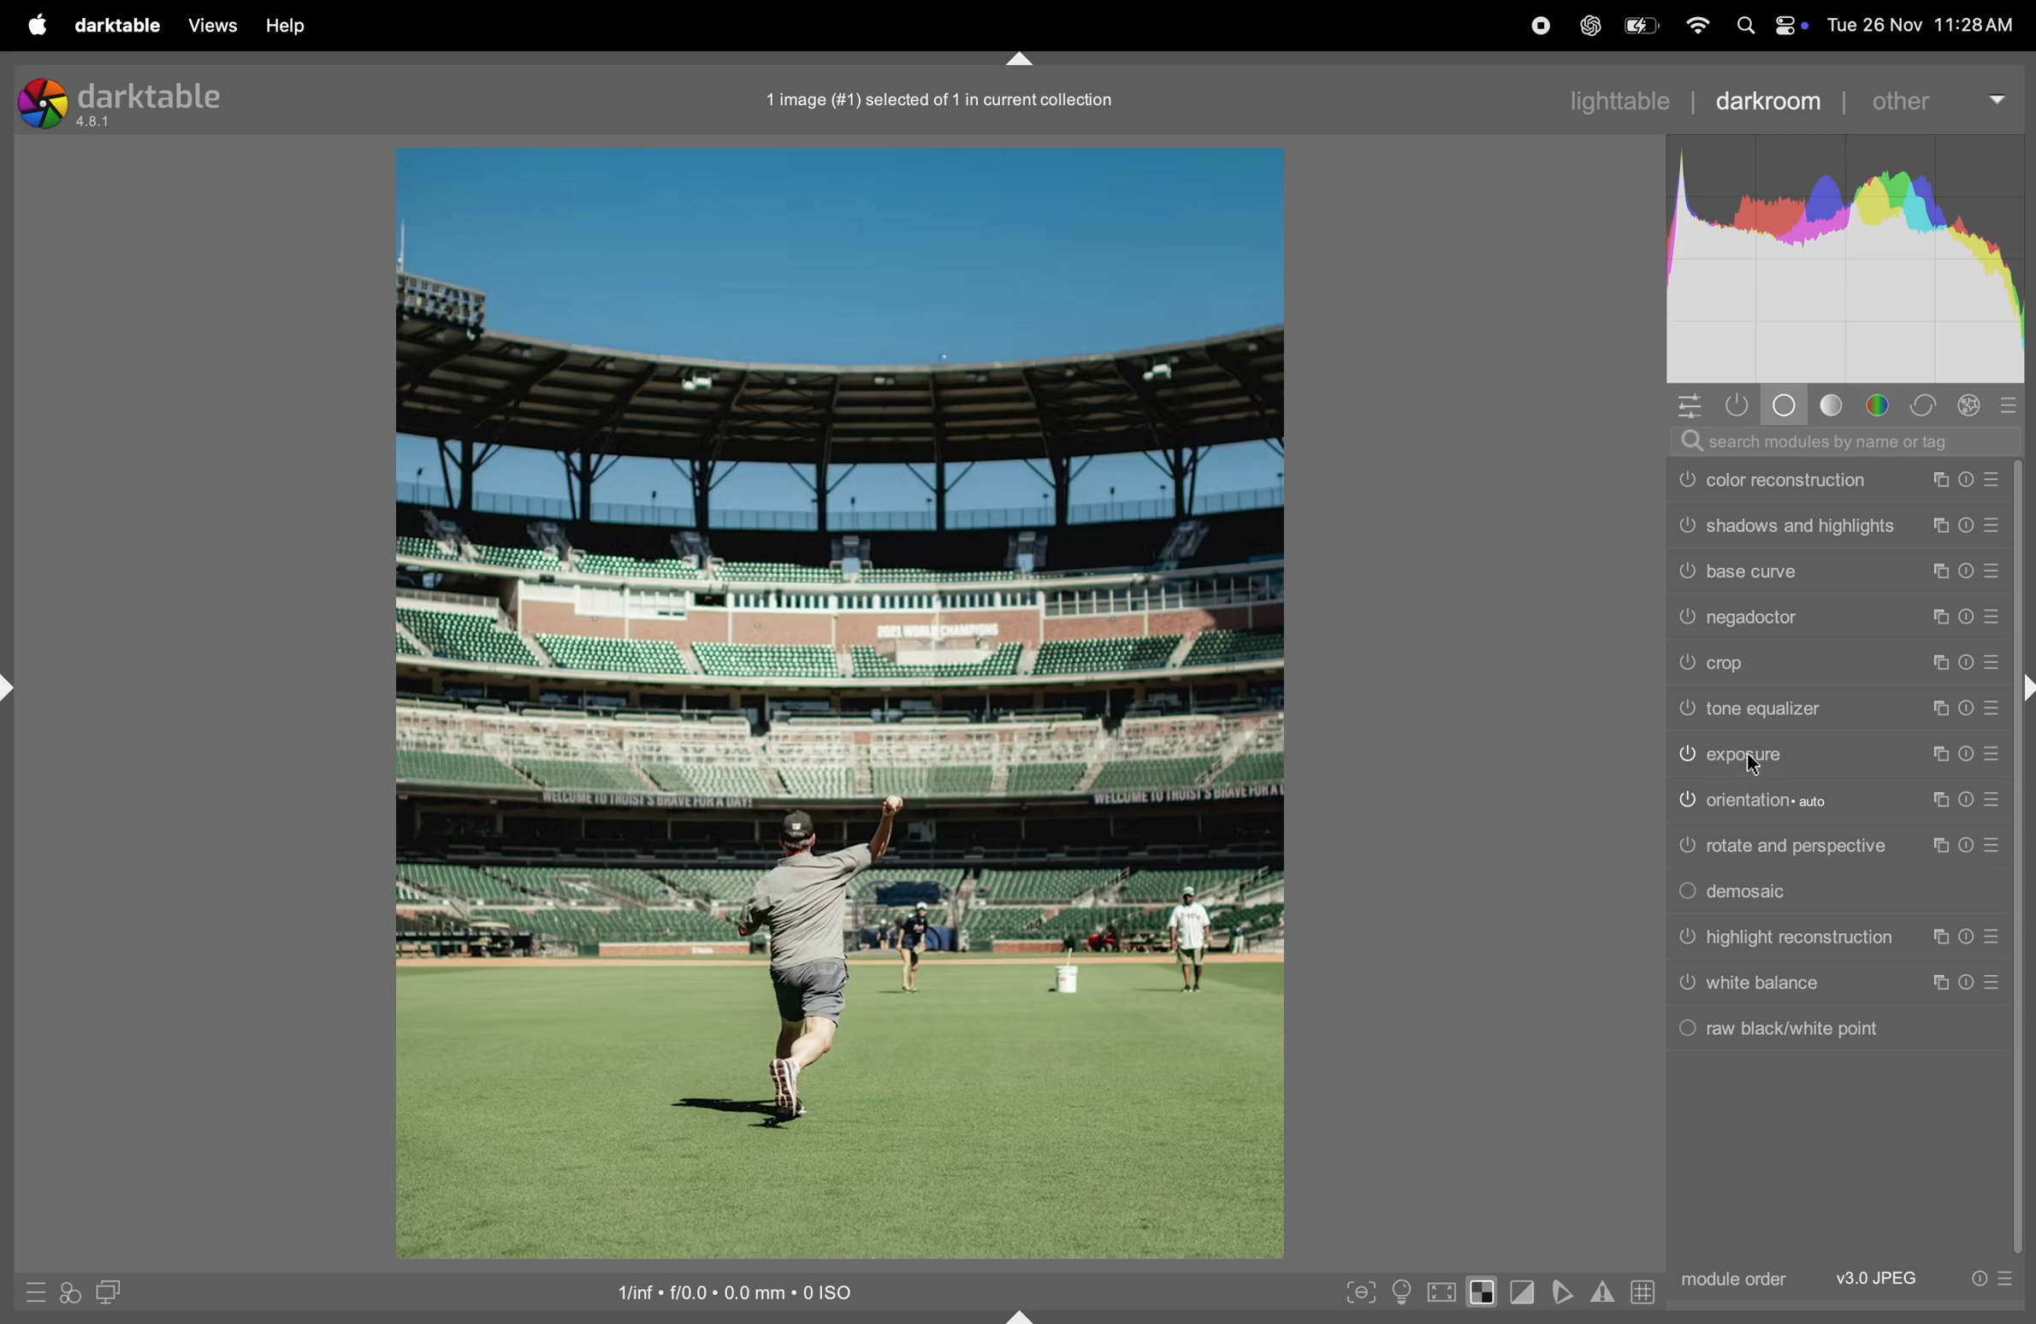  I want to click on Presets , so click(1994, 477).